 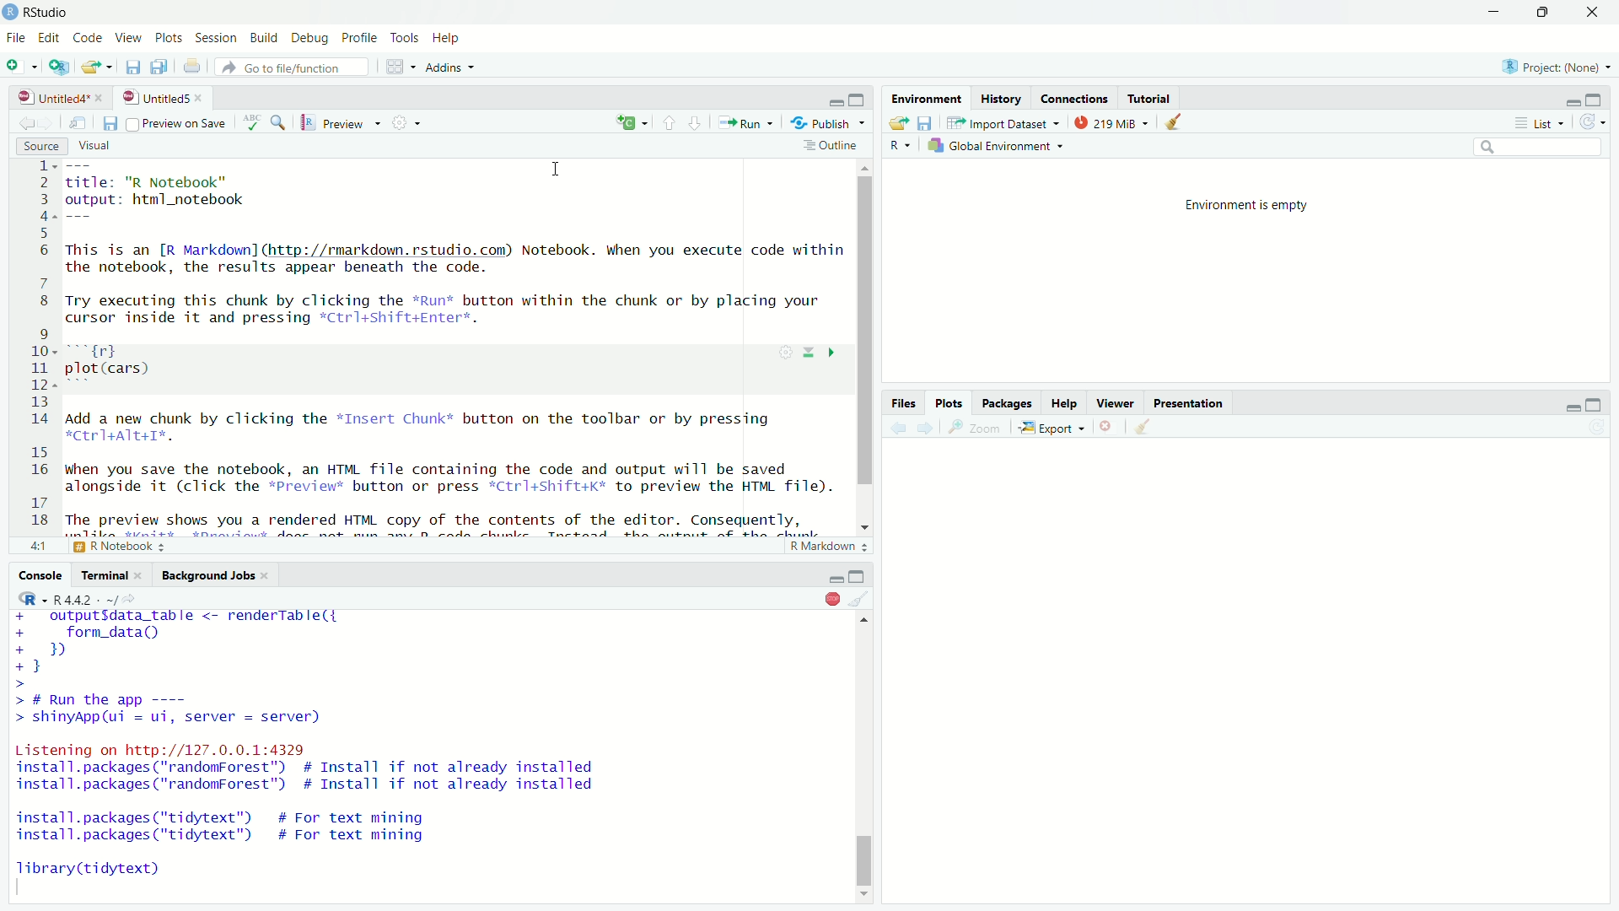 I want to click on save current document, so click(x=110, y=122).